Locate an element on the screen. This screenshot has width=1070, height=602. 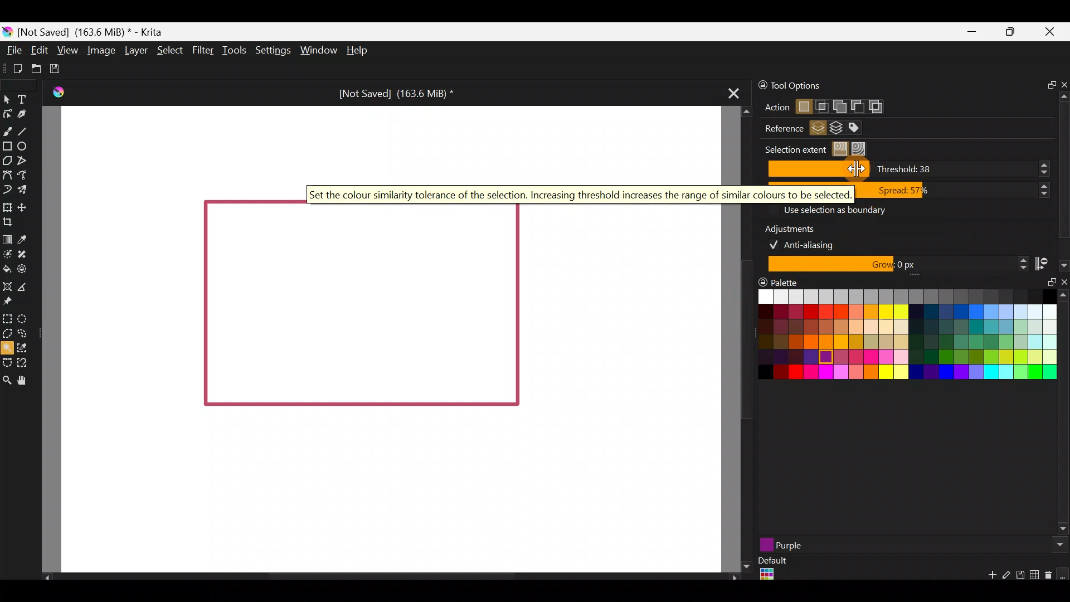
Window is located at coordinates (317, 50).